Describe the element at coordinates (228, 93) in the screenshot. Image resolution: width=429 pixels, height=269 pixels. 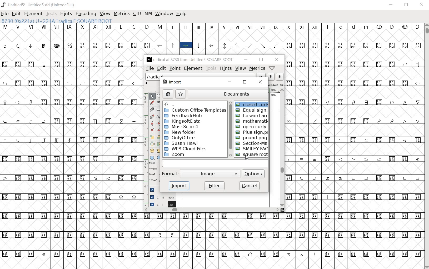
I see `documents` at that location.